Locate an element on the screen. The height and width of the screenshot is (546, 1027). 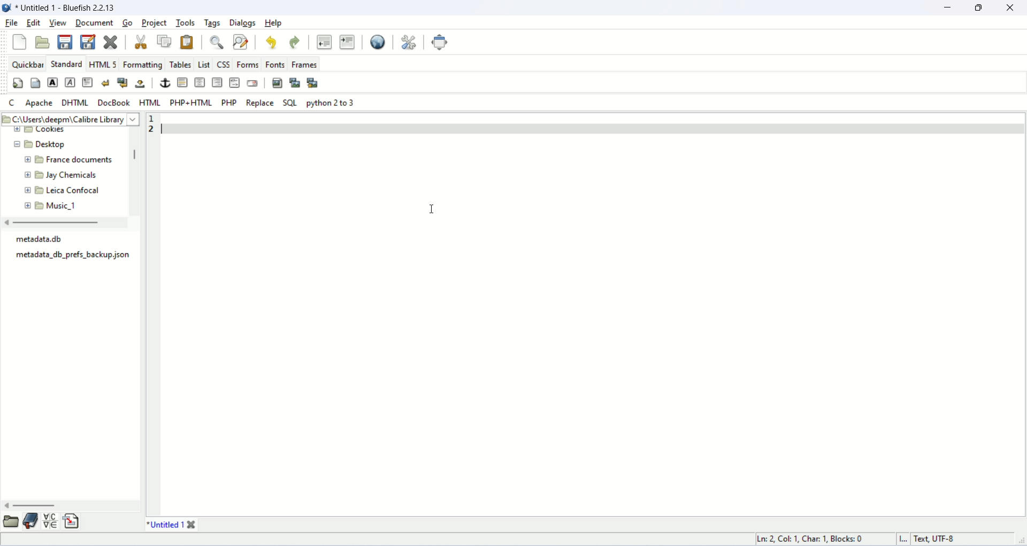
open file is located at coordinates (42, 42).